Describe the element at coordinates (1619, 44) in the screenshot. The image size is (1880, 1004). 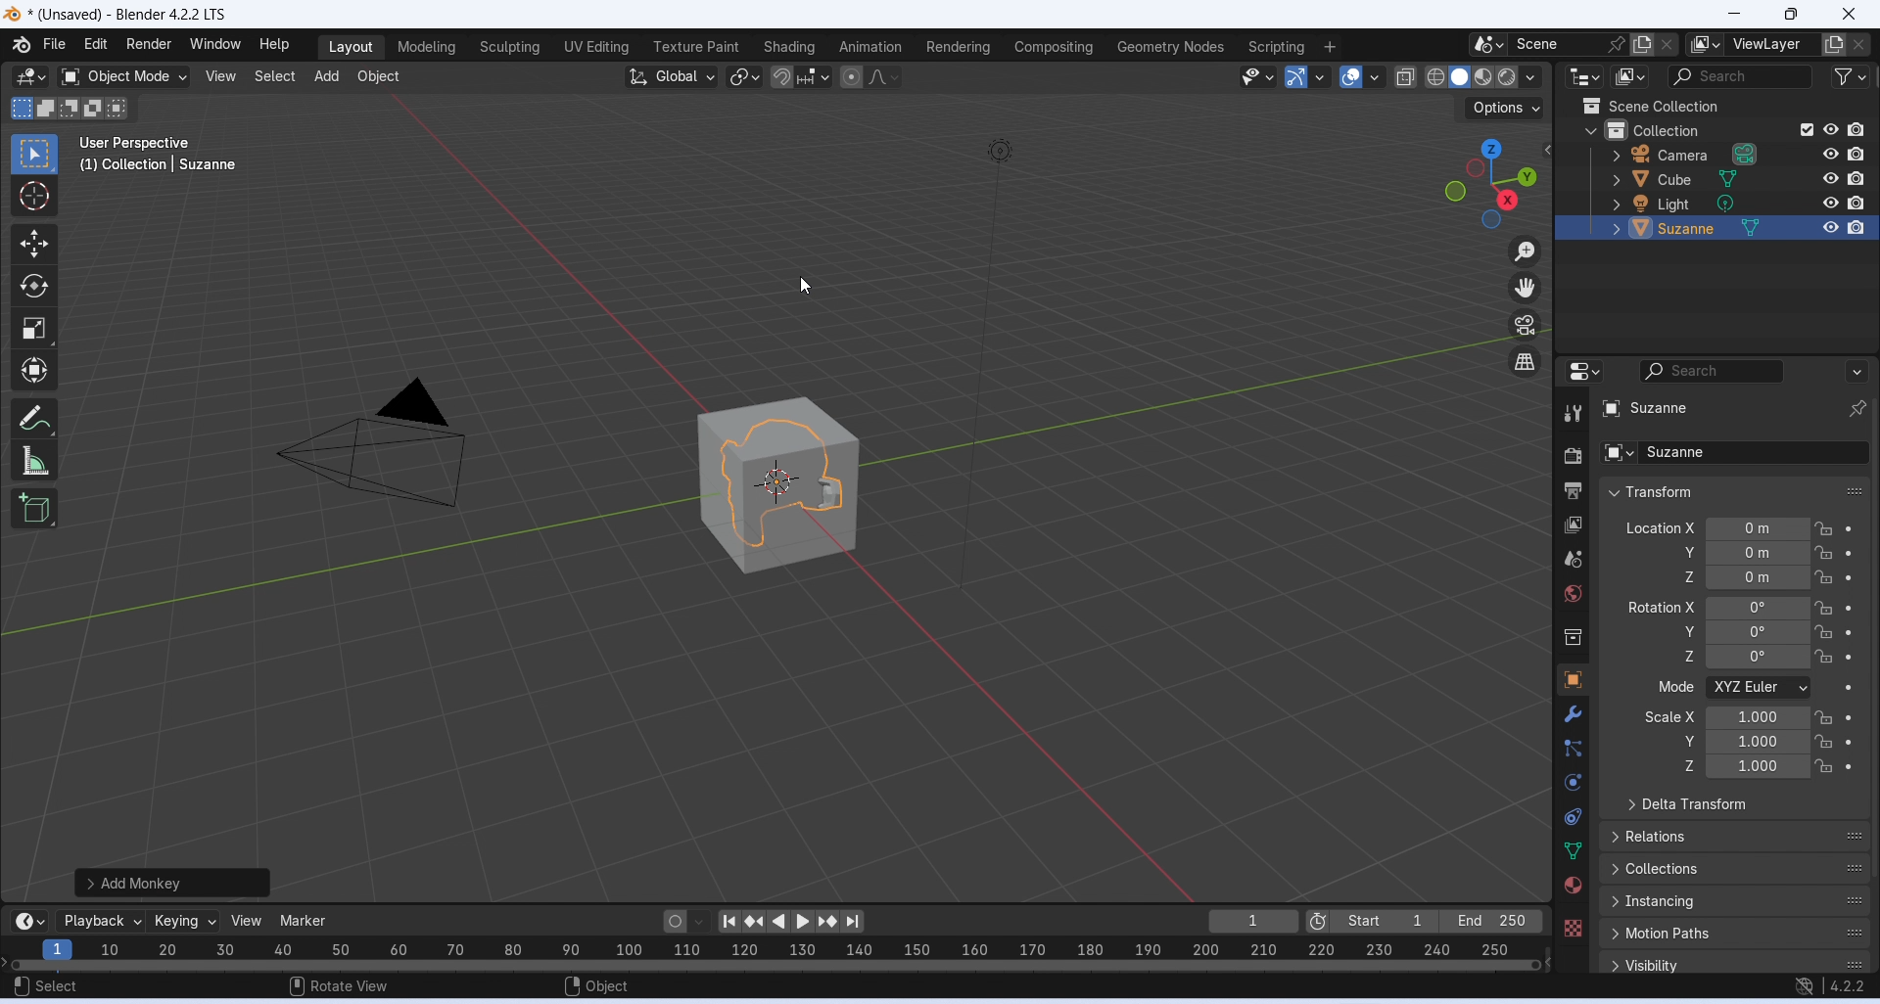
I see `pin scene` at that location.